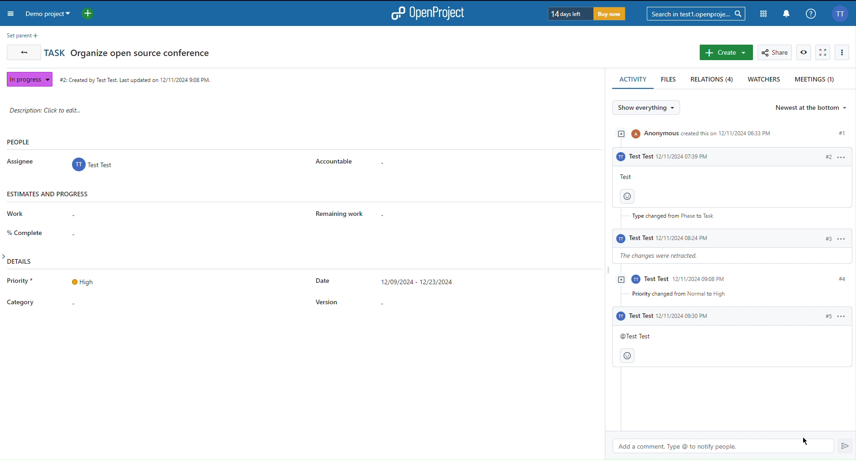 This screenshot has width=856, height=460. What do you see at coordinates (189, 155) in the screenshot?
I see `People` at bounding box center [189, 155].